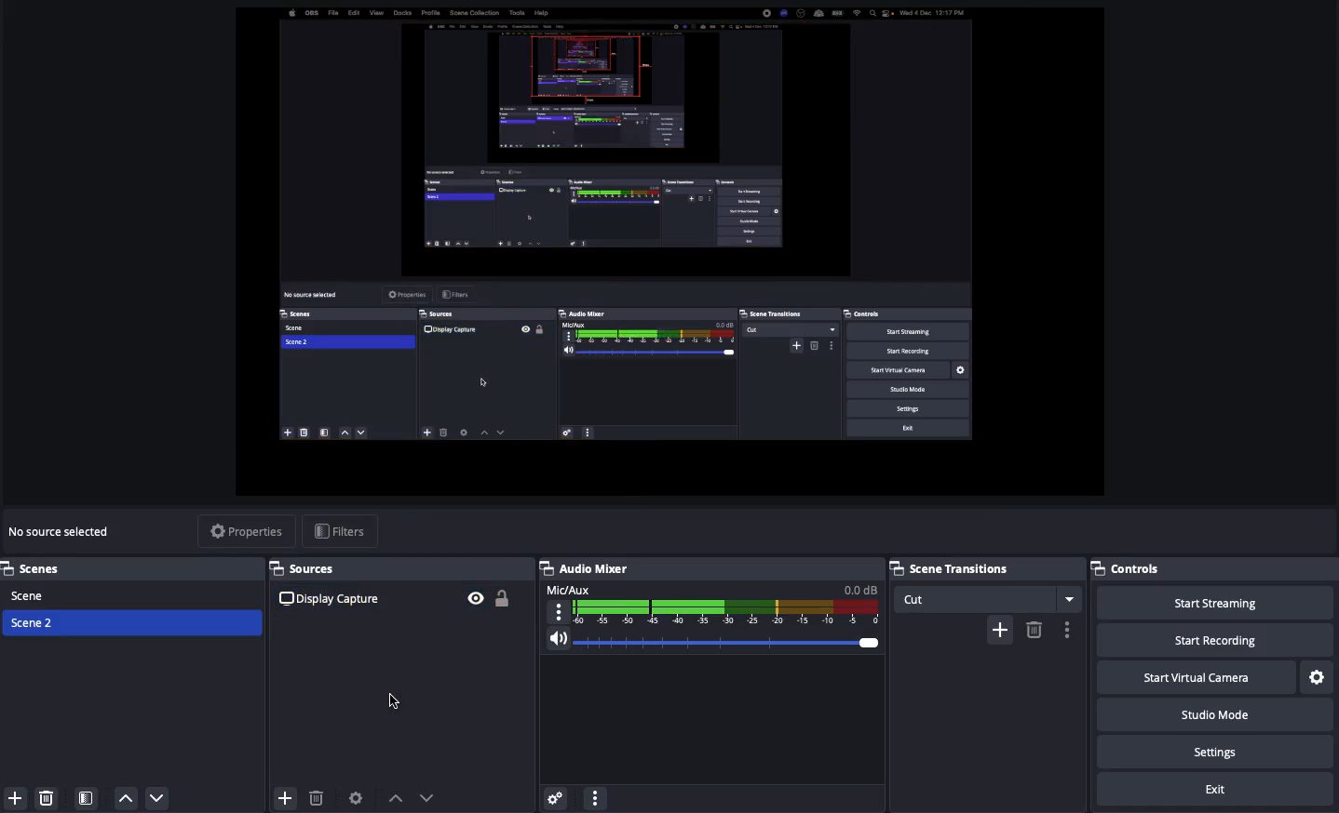 This screenshot has height=813, width=1339. Describe the element at coordinates (128, 799) in the screenshot. I see `Move up` at that location.